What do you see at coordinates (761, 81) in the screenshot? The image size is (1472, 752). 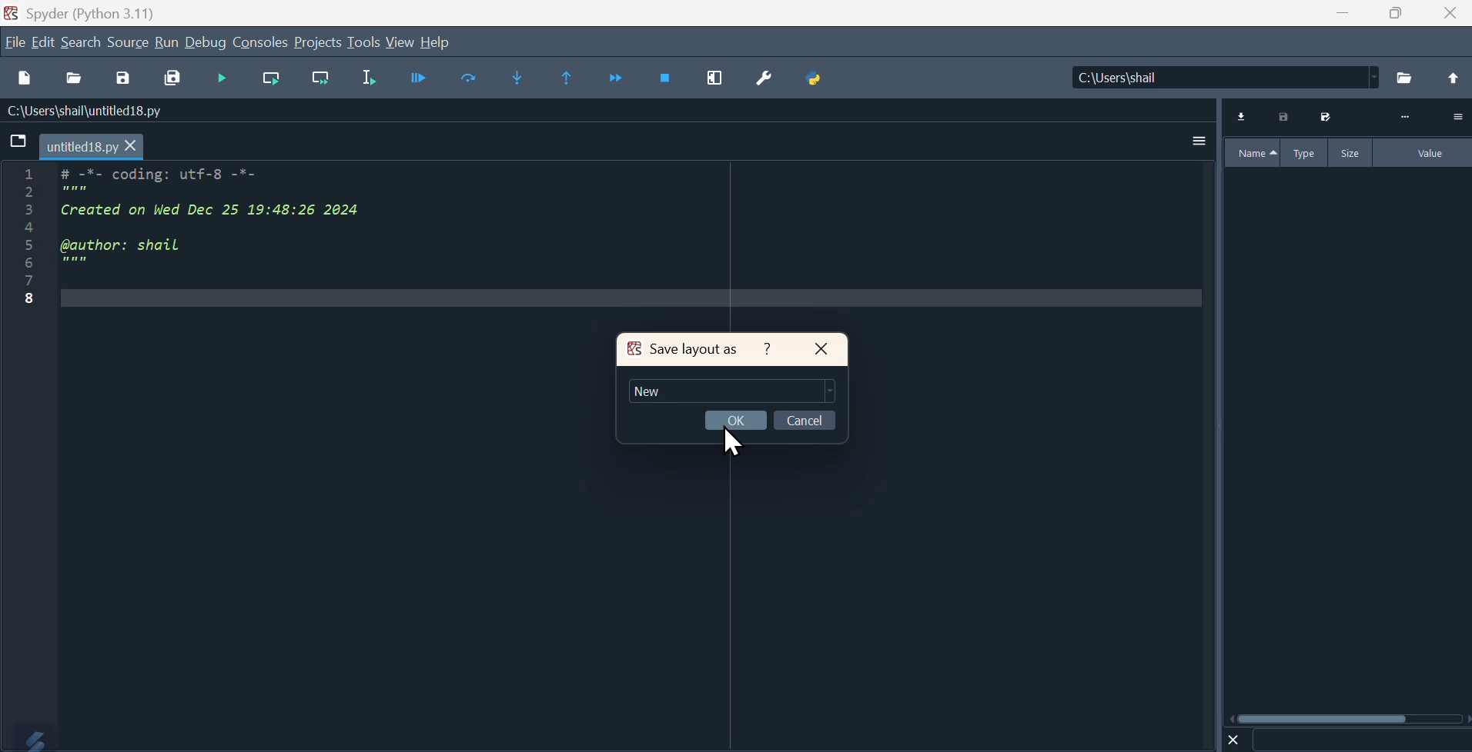 I see `Preferences` at bounding box center [761, 81].